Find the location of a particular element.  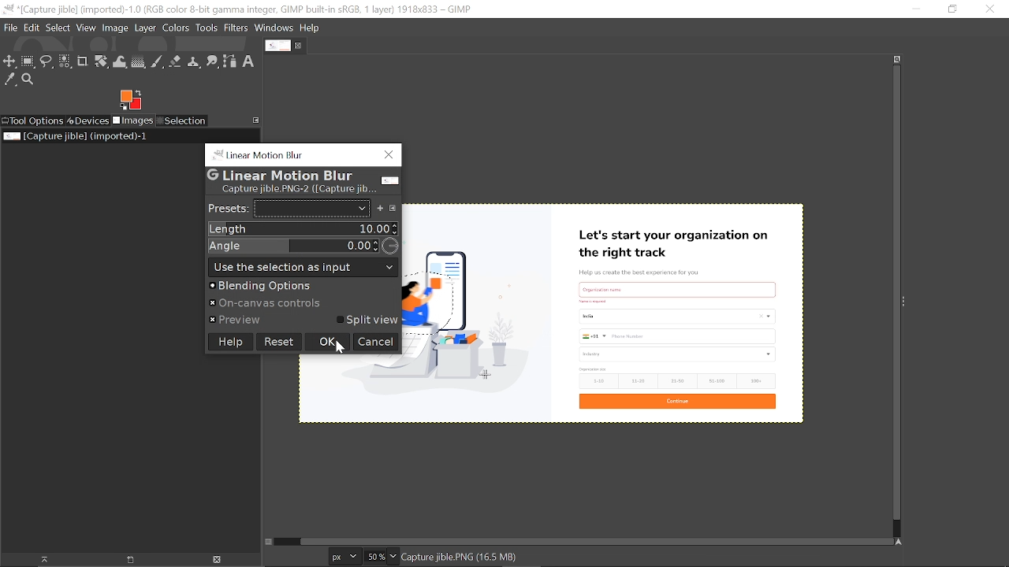

« Preview is located at coordinates (236, 321).